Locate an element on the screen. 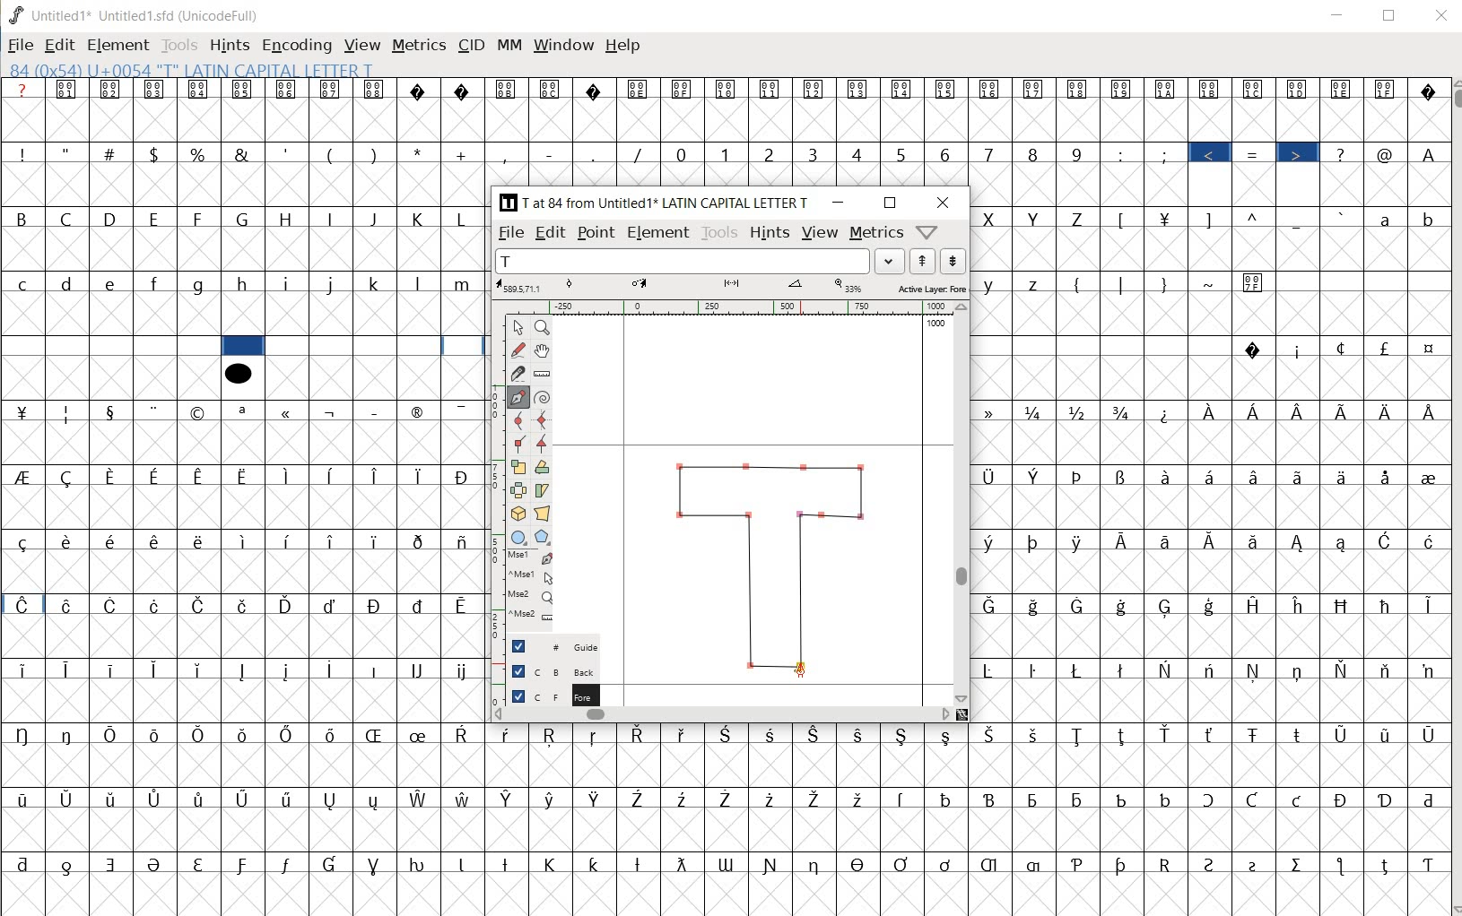 The width and height of the screenshot is (1462, 916). : is located at coordinates (1122, 153).